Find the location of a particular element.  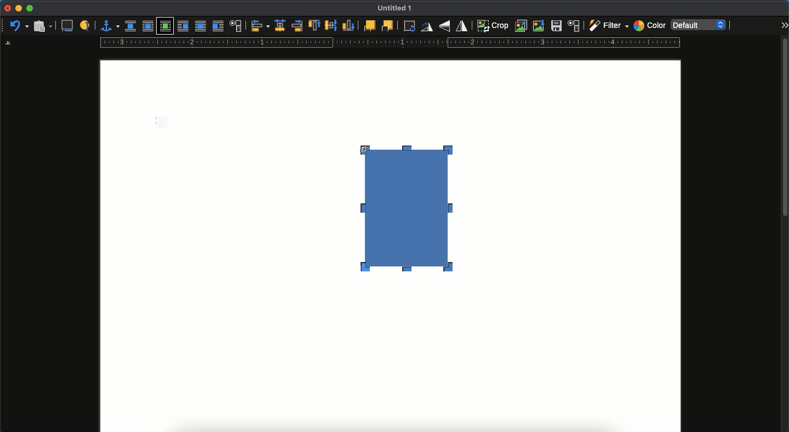

top to anchor is located at coordinates (314, 26).